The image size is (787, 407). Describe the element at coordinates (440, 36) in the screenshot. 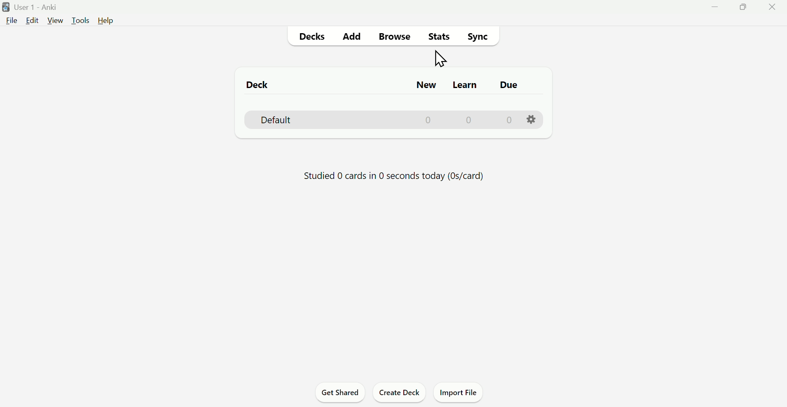

I see `Stats` at that location.